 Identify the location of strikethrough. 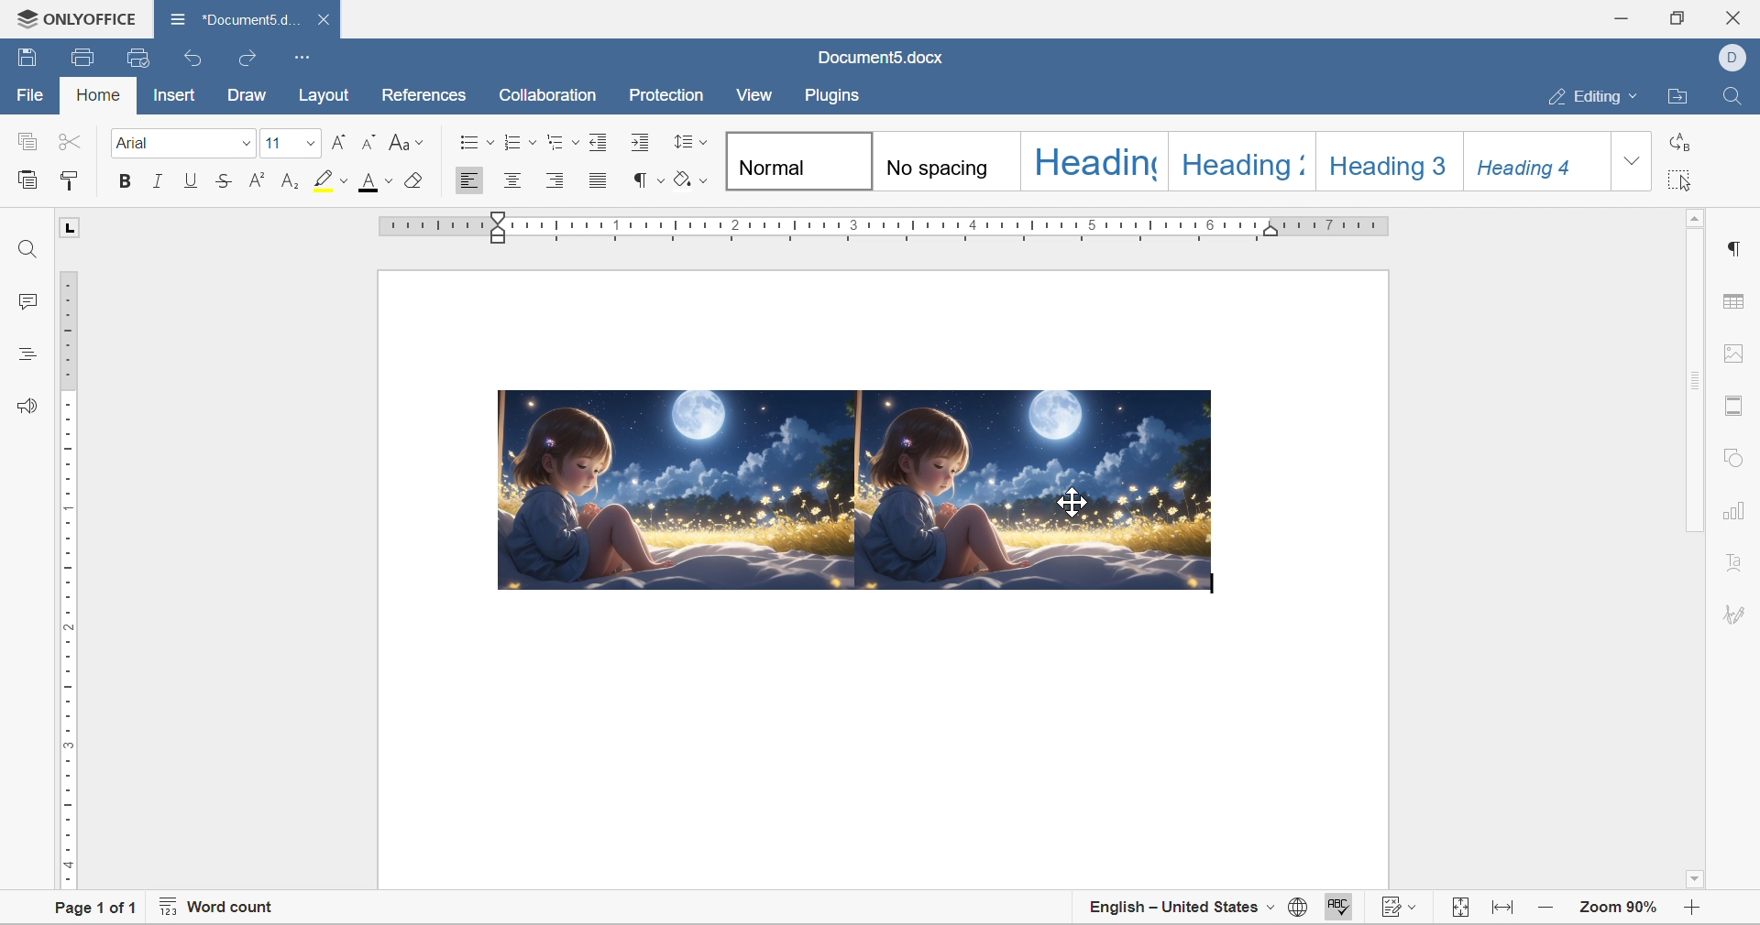
(224, 180).